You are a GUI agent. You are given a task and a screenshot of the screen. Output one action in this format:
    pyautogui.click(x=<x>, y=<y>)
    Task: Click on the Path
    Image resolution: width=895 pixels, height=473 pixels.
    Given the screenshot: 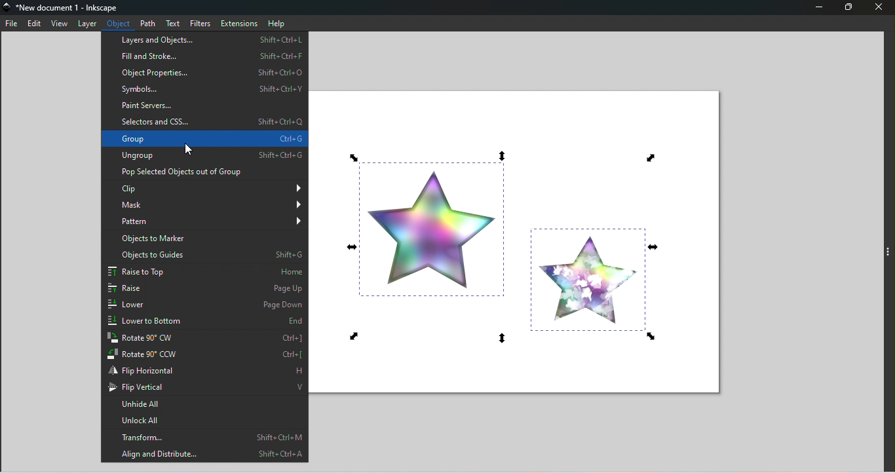 What is the action you would take?
    pyautogui.click(x=150, y=22)
    